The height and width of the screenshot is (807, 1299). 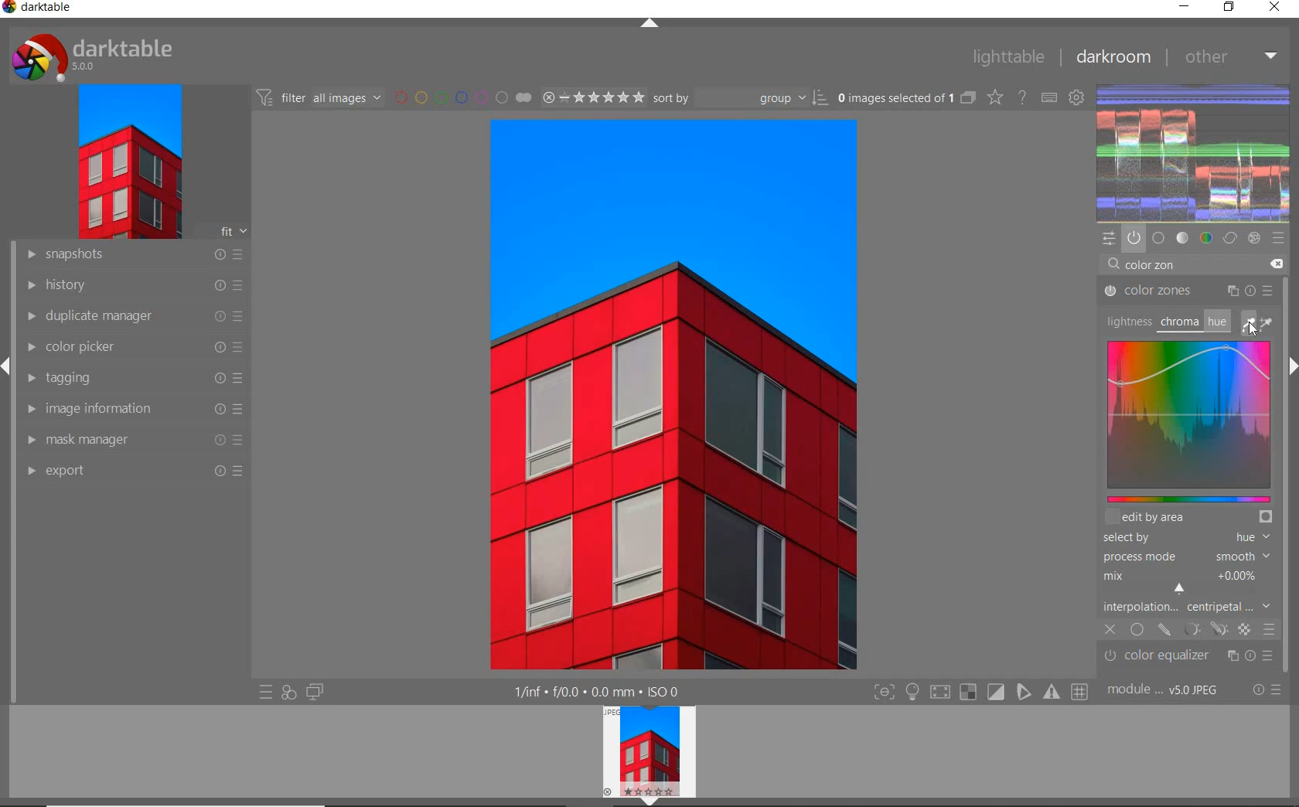 I want to click on scrollbar, so click(x=1289, y=509).